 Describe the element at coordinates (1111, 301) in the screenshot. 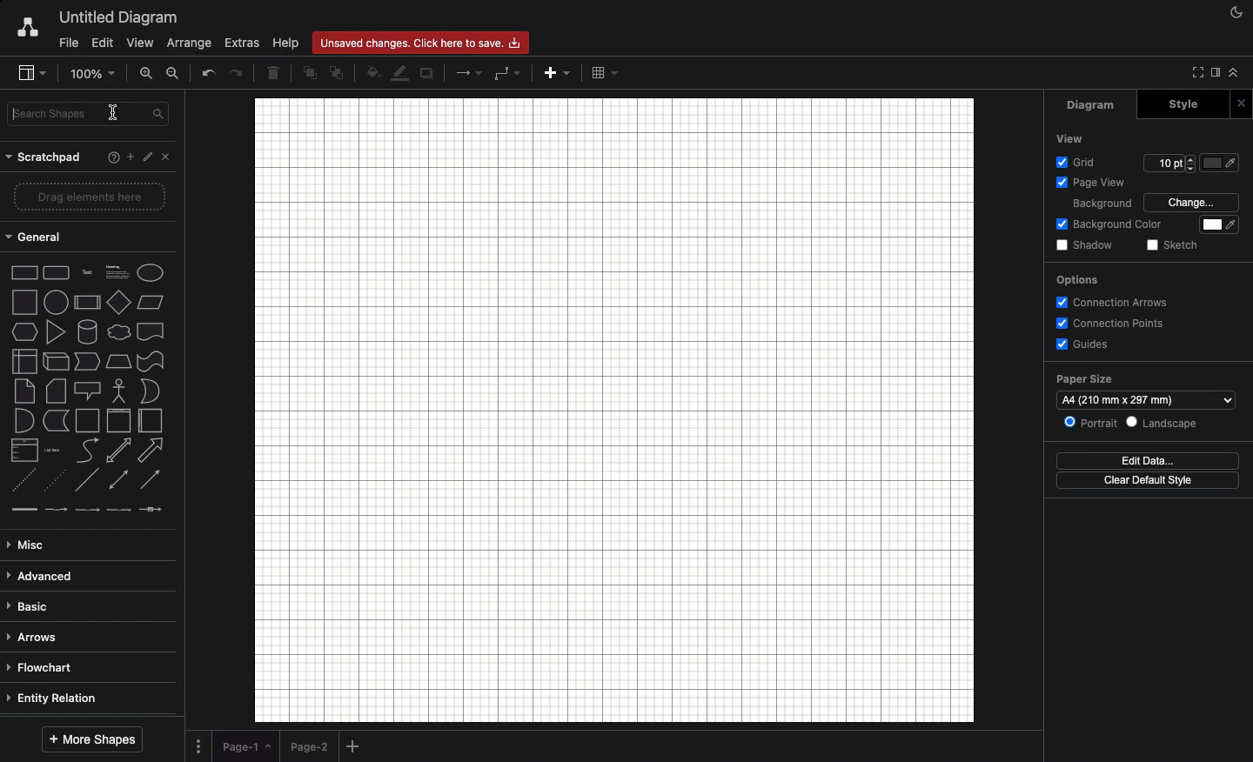

I see `Connection arrows` at that location.